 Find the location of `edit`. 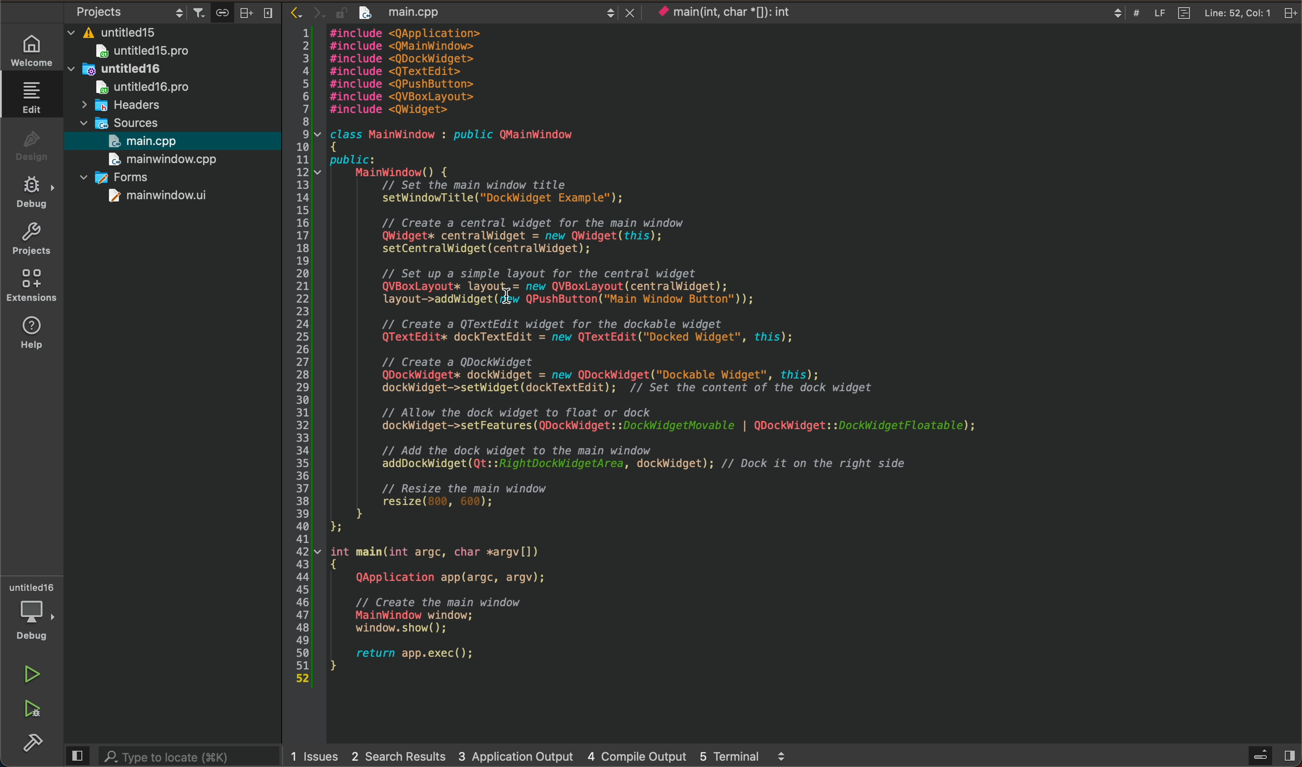

edit is located at coordinates (26, 95).